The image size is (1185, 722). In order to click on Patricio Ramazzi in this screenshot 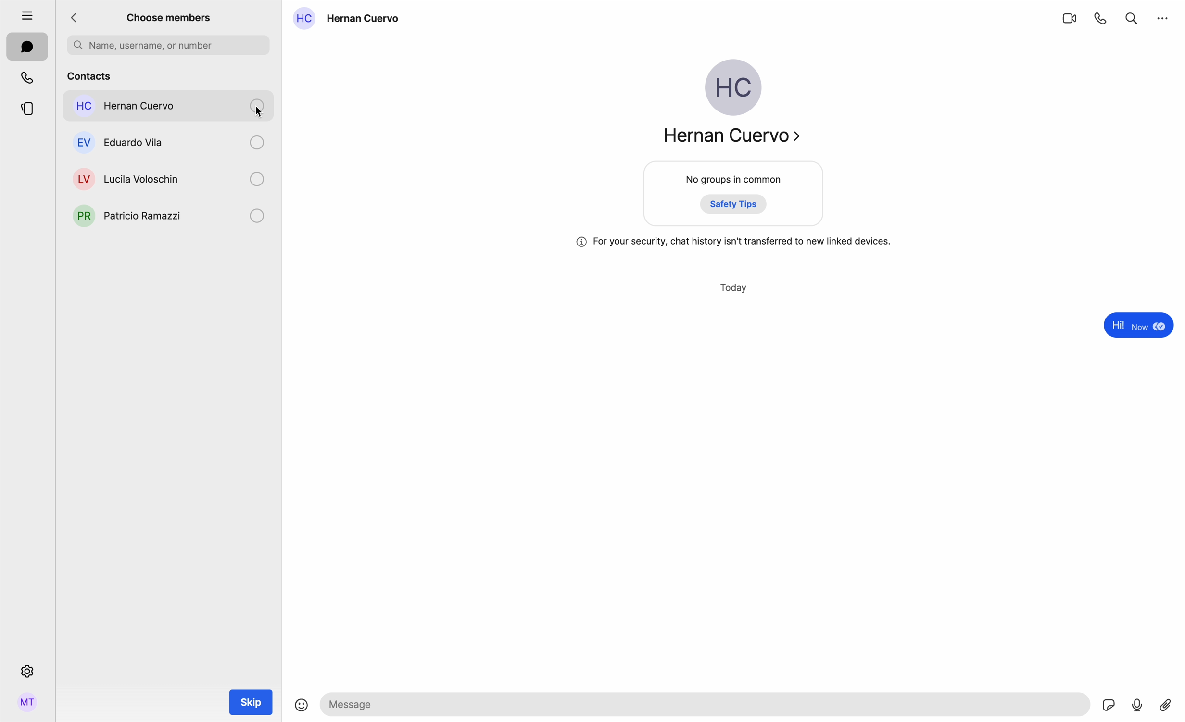, I will do `click(127, 215)`.